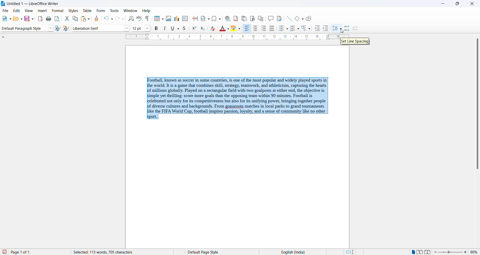 This screenshot has height=255, width=480. Describe the element at coordinates (169, 19) in the screenshot. I see `insert images` at that location.